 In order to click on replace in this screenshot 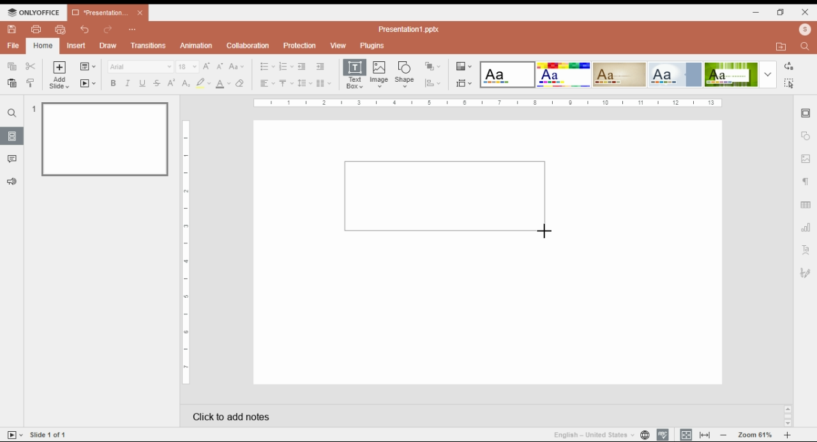, I will do `click(790, 65)`.